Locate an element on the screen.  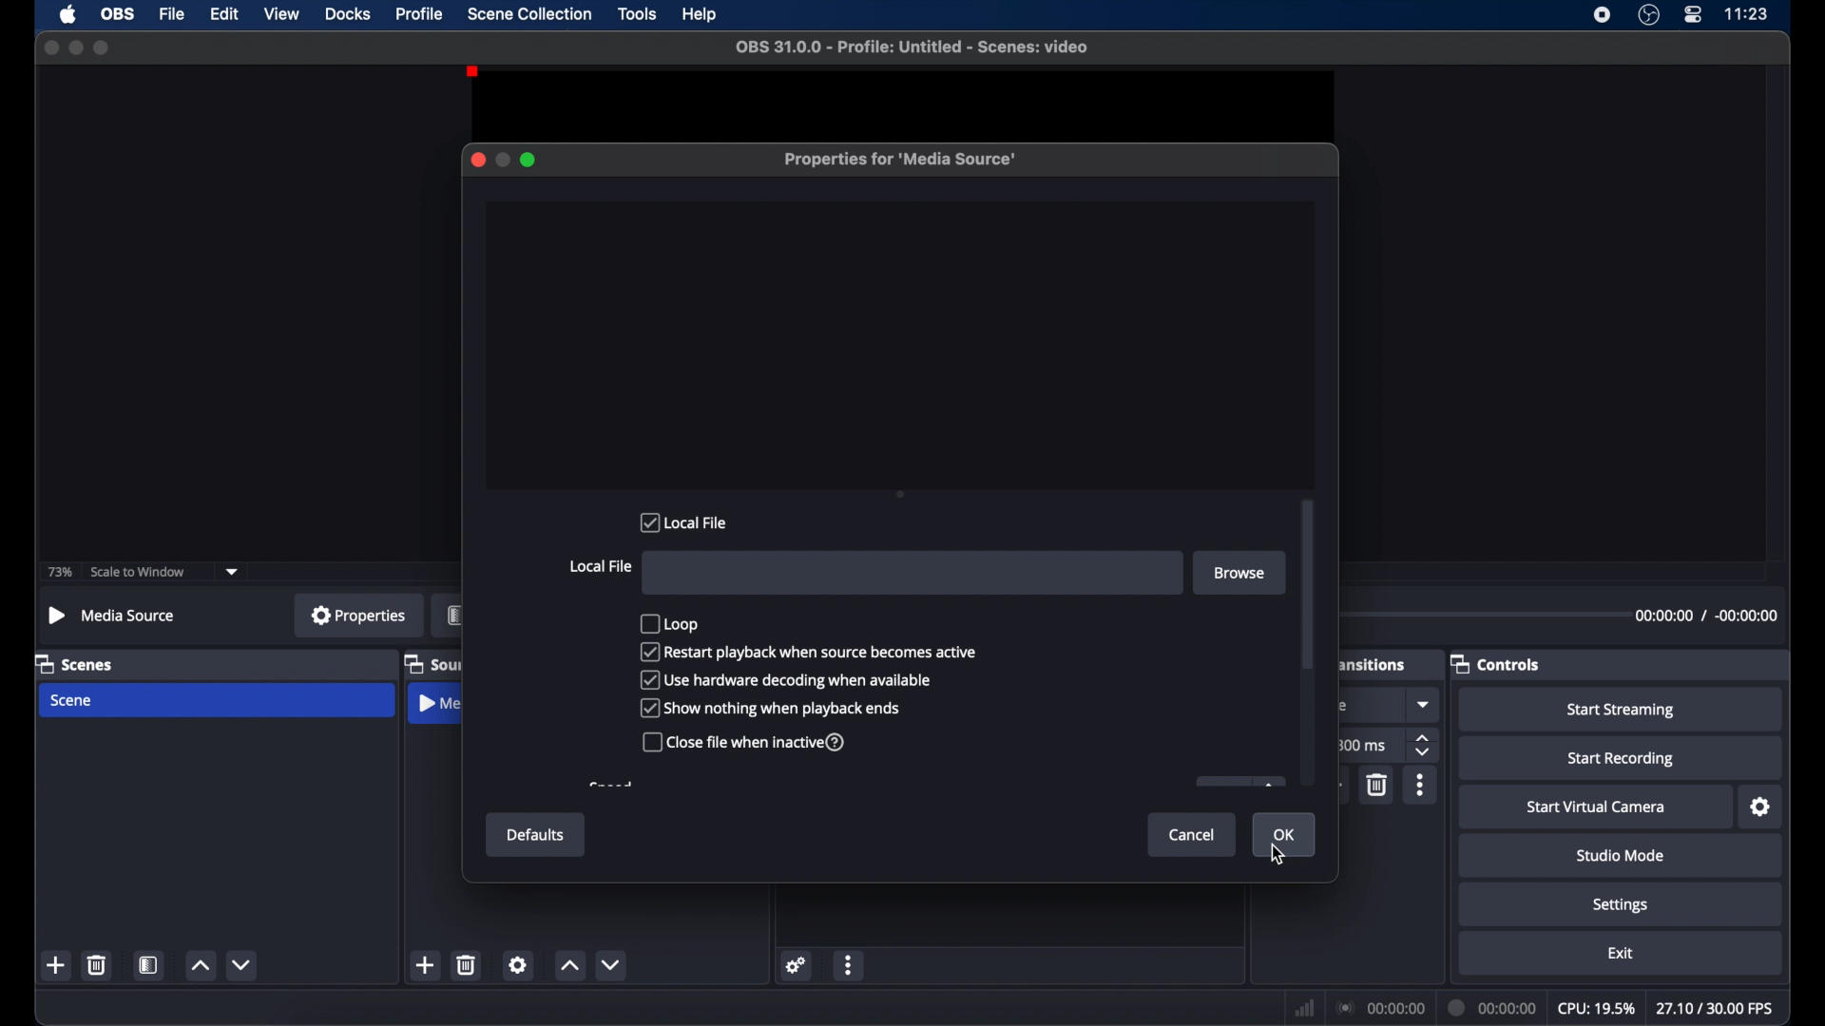
exit is located at coordinates (1622, 954).